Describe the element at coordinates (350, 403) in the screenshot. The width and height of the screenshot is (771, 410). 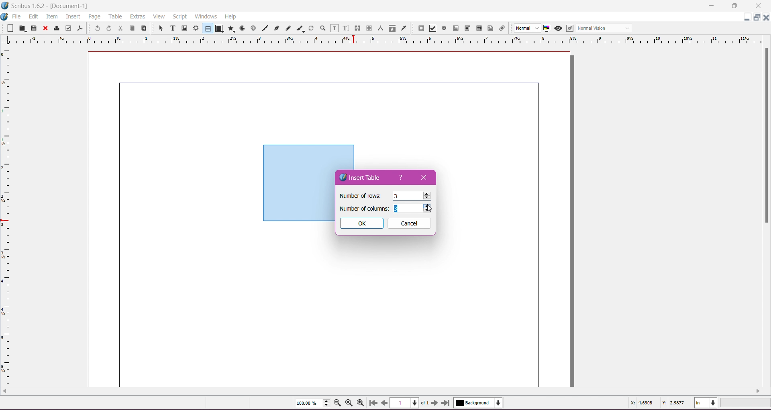
I see `Zoom to 100%` at that location.